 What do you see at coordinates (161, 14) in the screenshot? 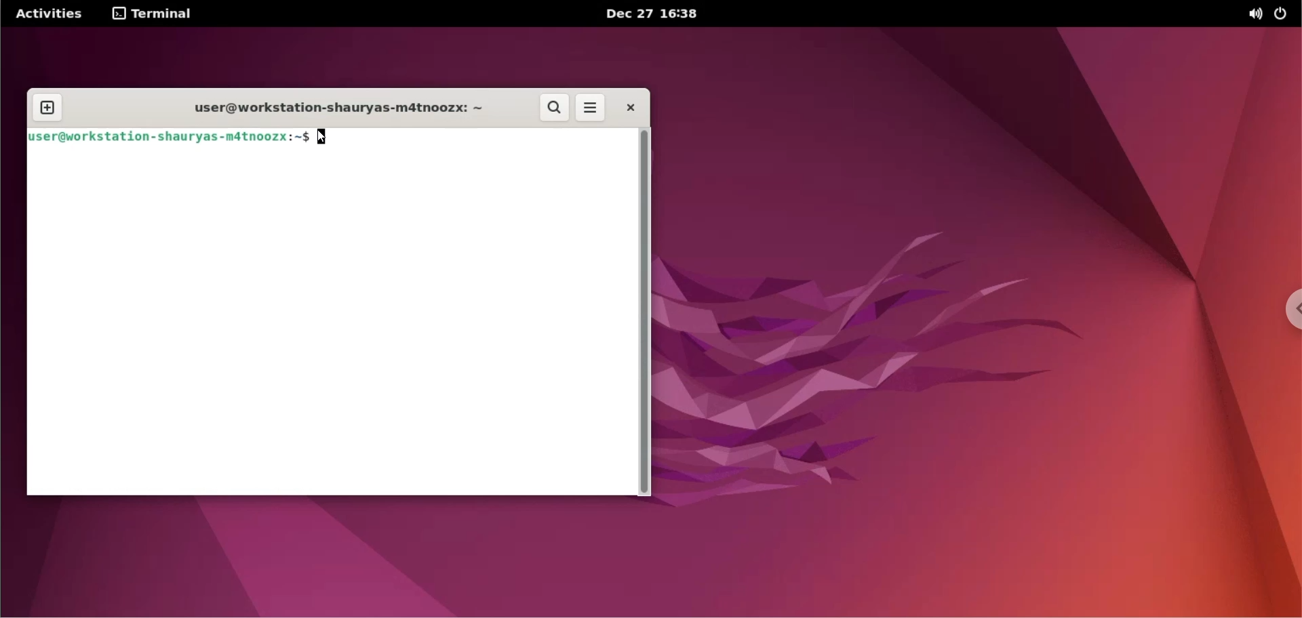
I see `Terminal` at bounding box center [161, 14].